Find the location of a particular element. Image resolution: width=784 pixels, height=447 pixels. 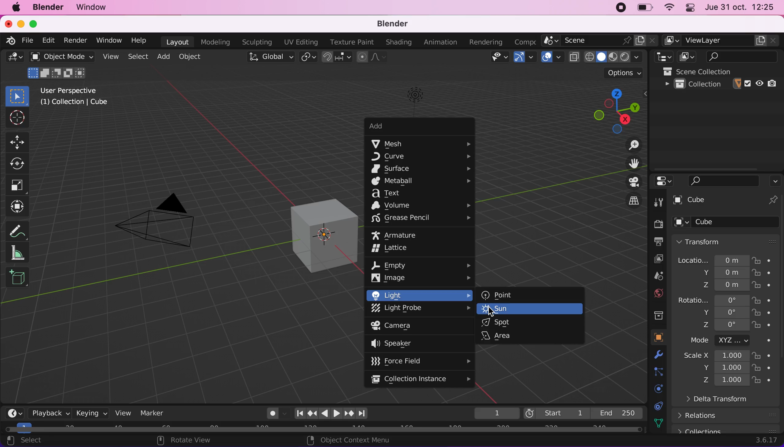

editor type is located at coordinates (16, 412).